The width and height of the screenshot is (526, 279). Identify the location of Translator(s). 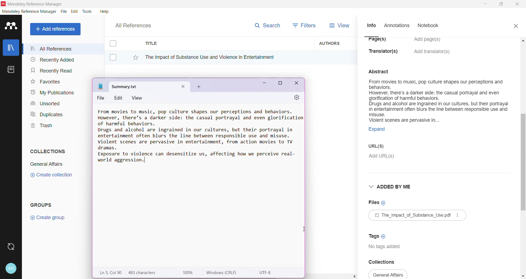
(385, 54).